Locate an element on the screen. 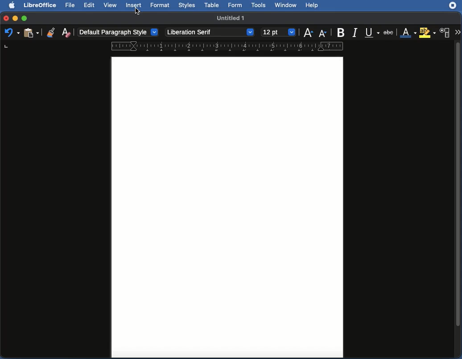 This screenshot has height=359, width=462. Scroll is located at coordinates (458, 200).